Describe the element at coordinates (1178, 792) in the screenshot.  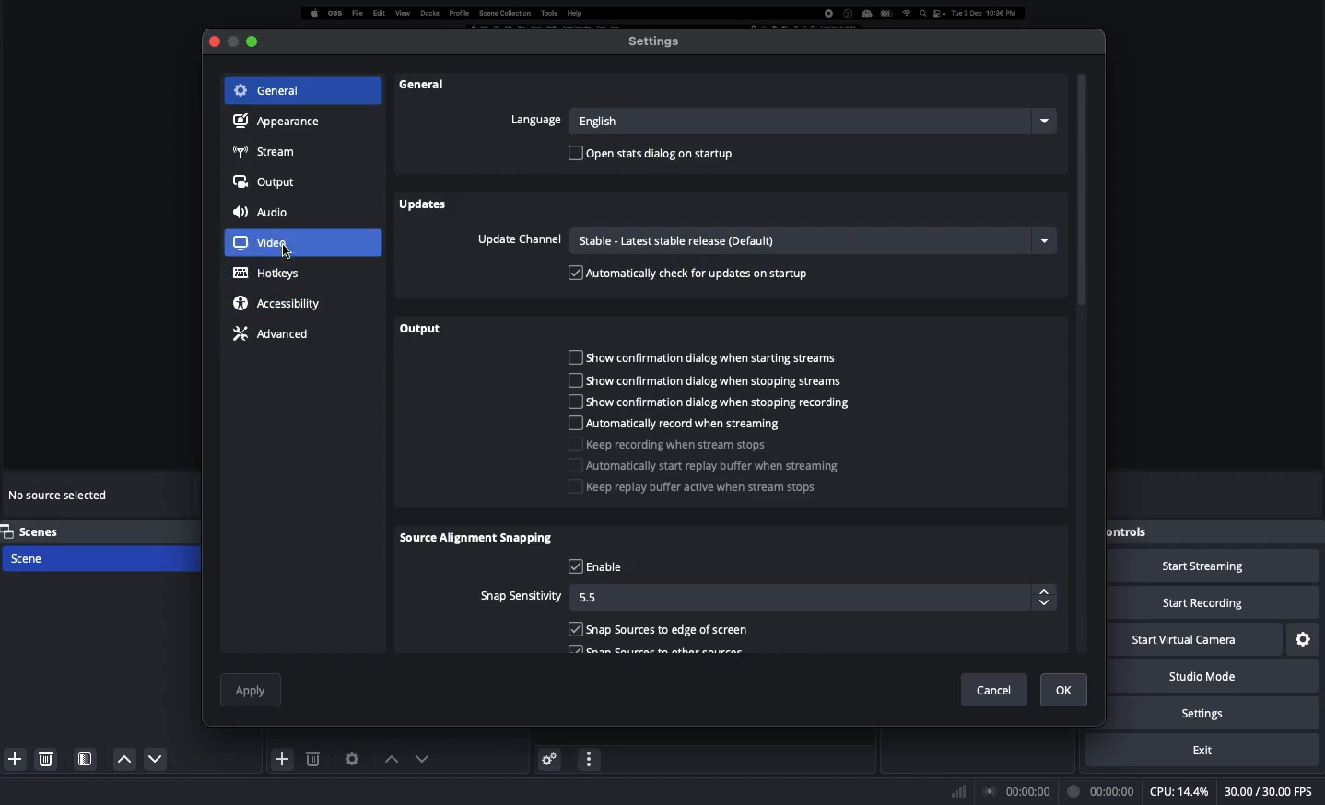
I see `CPU` at that location.